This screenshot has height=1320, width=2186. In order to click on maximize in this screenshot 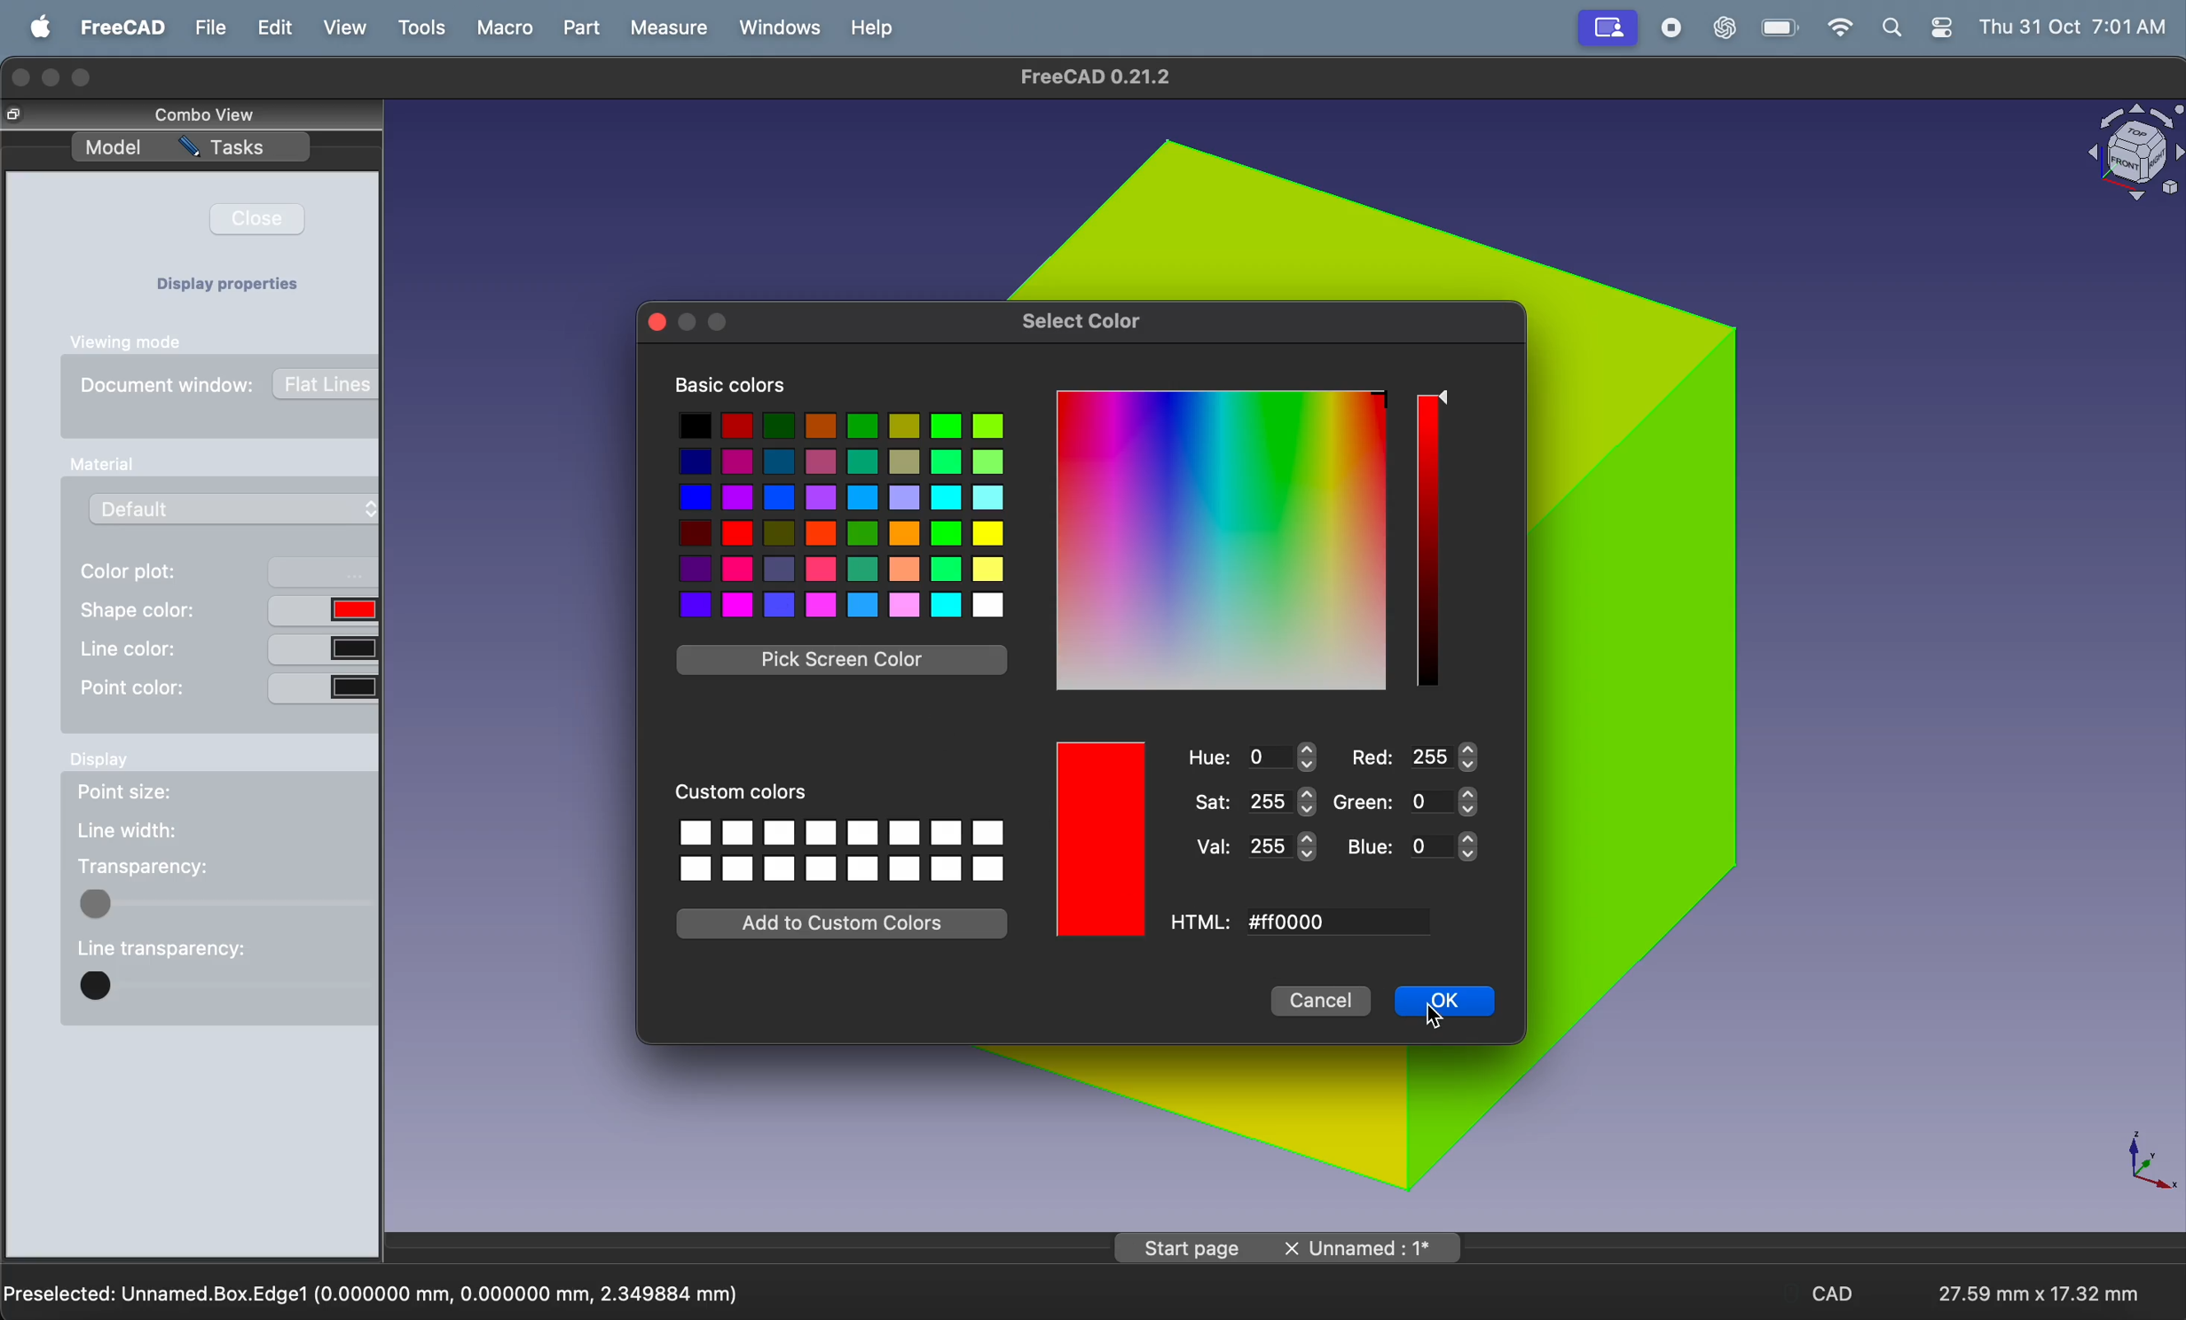, I will do `click(83, 79)`.